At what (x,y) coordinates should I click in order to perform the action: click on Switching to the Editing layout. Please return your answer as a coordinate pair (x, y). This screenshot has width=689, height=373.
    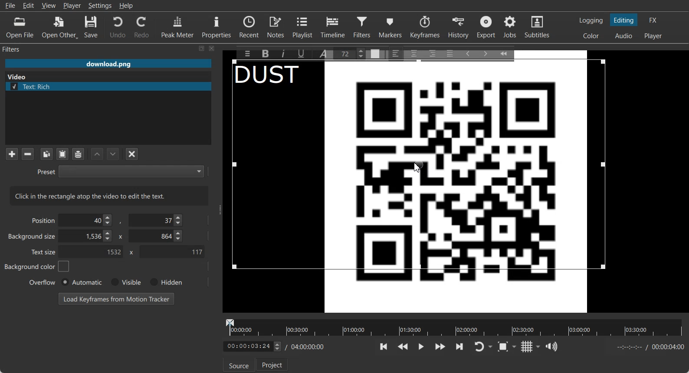
    Looking at the image, I should click on (624, 20).